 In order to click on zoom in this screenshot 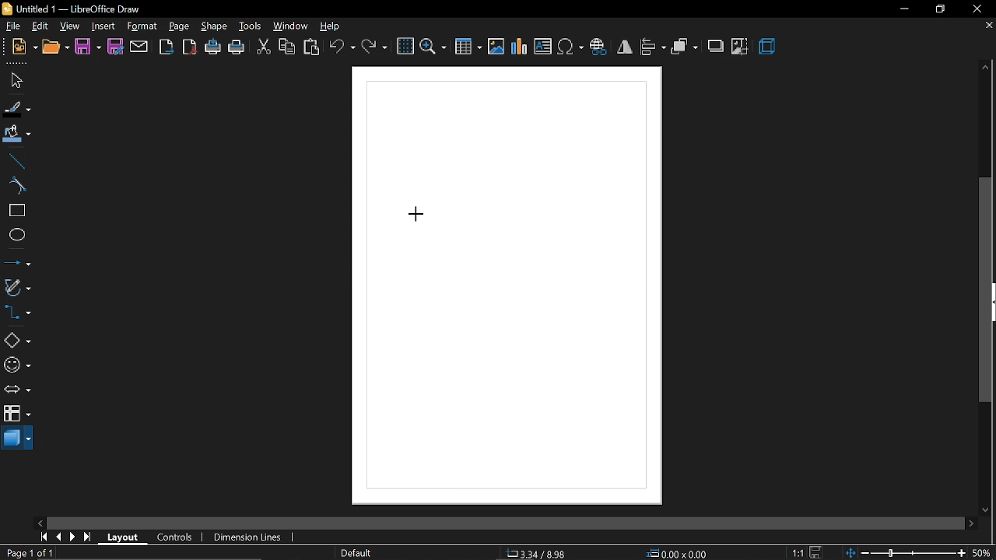, I will do `click(433, 47)`.